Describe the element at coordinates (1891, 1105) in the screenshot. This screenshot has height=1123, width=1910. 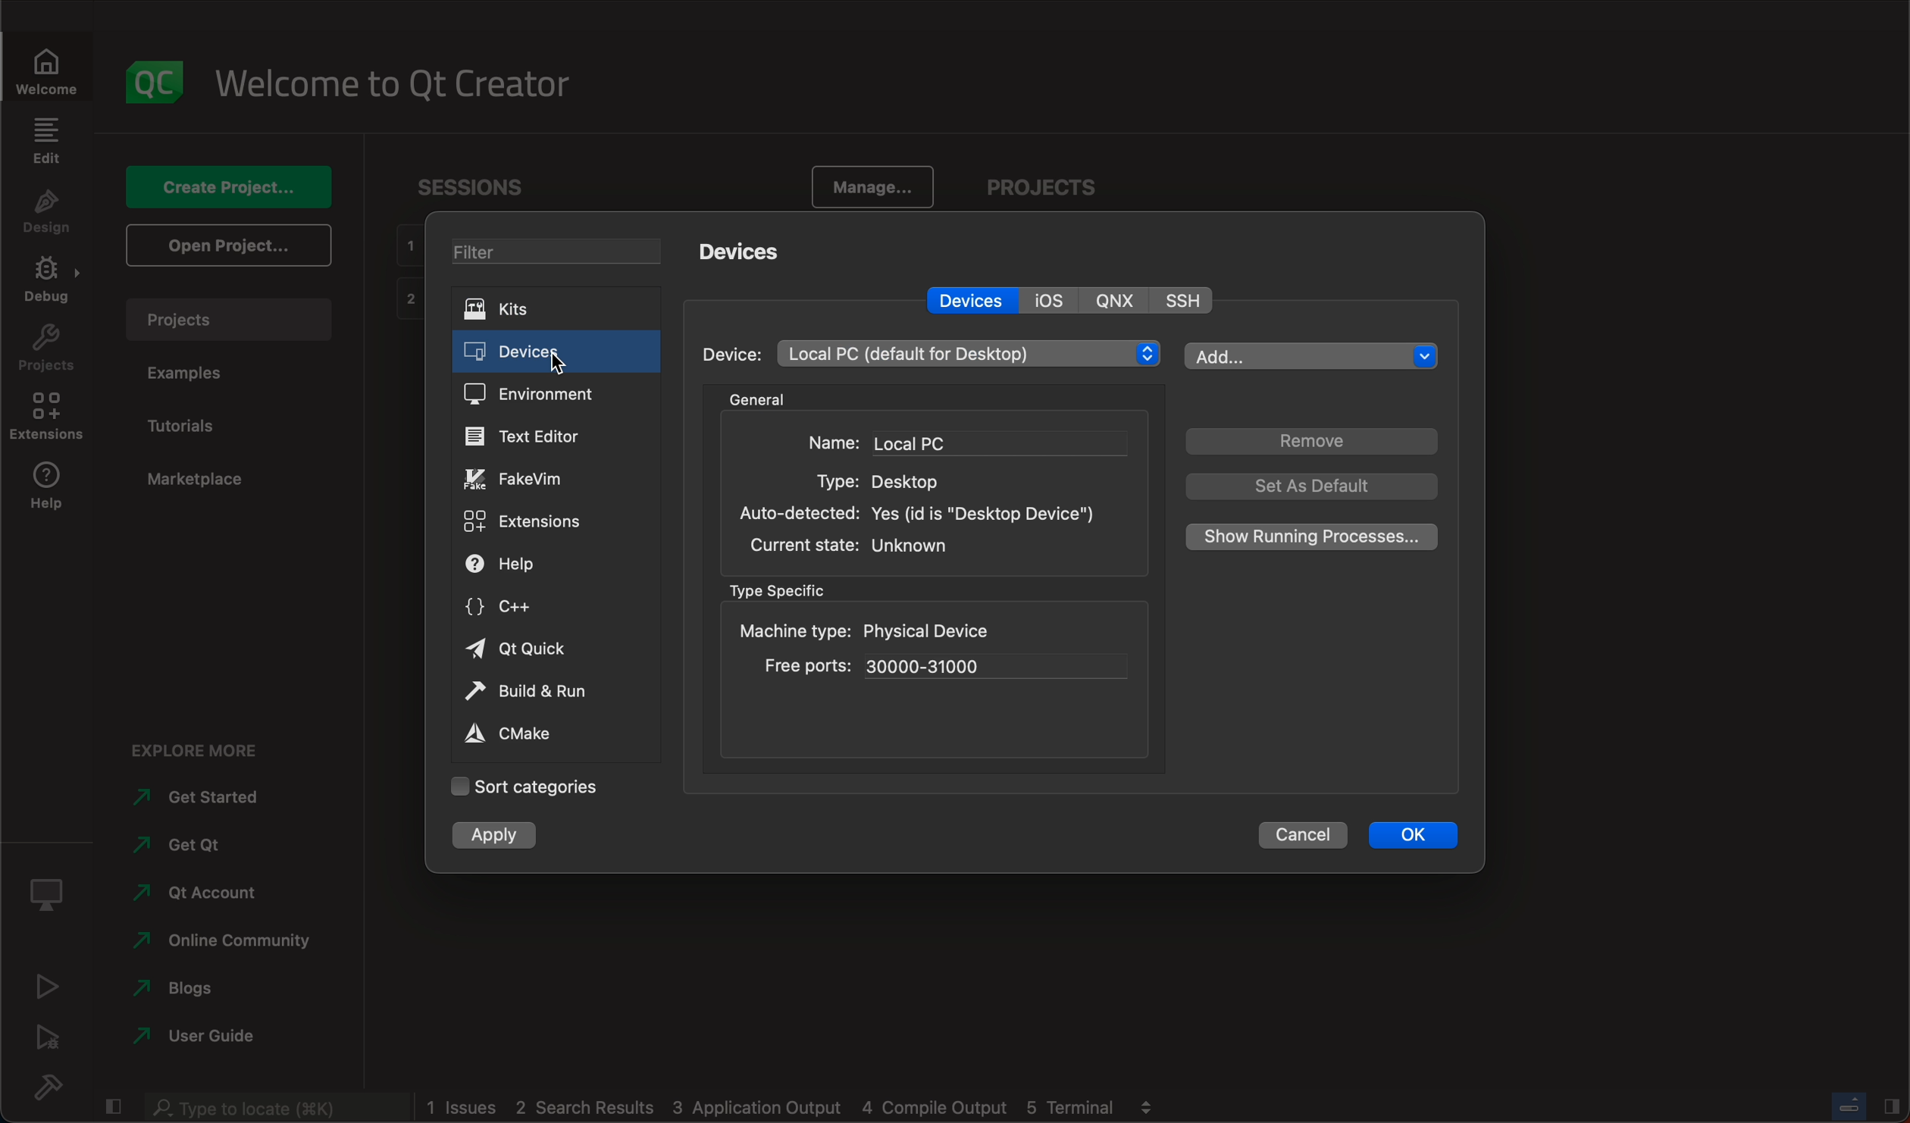
I see `hide/show right sidebar` at that location.